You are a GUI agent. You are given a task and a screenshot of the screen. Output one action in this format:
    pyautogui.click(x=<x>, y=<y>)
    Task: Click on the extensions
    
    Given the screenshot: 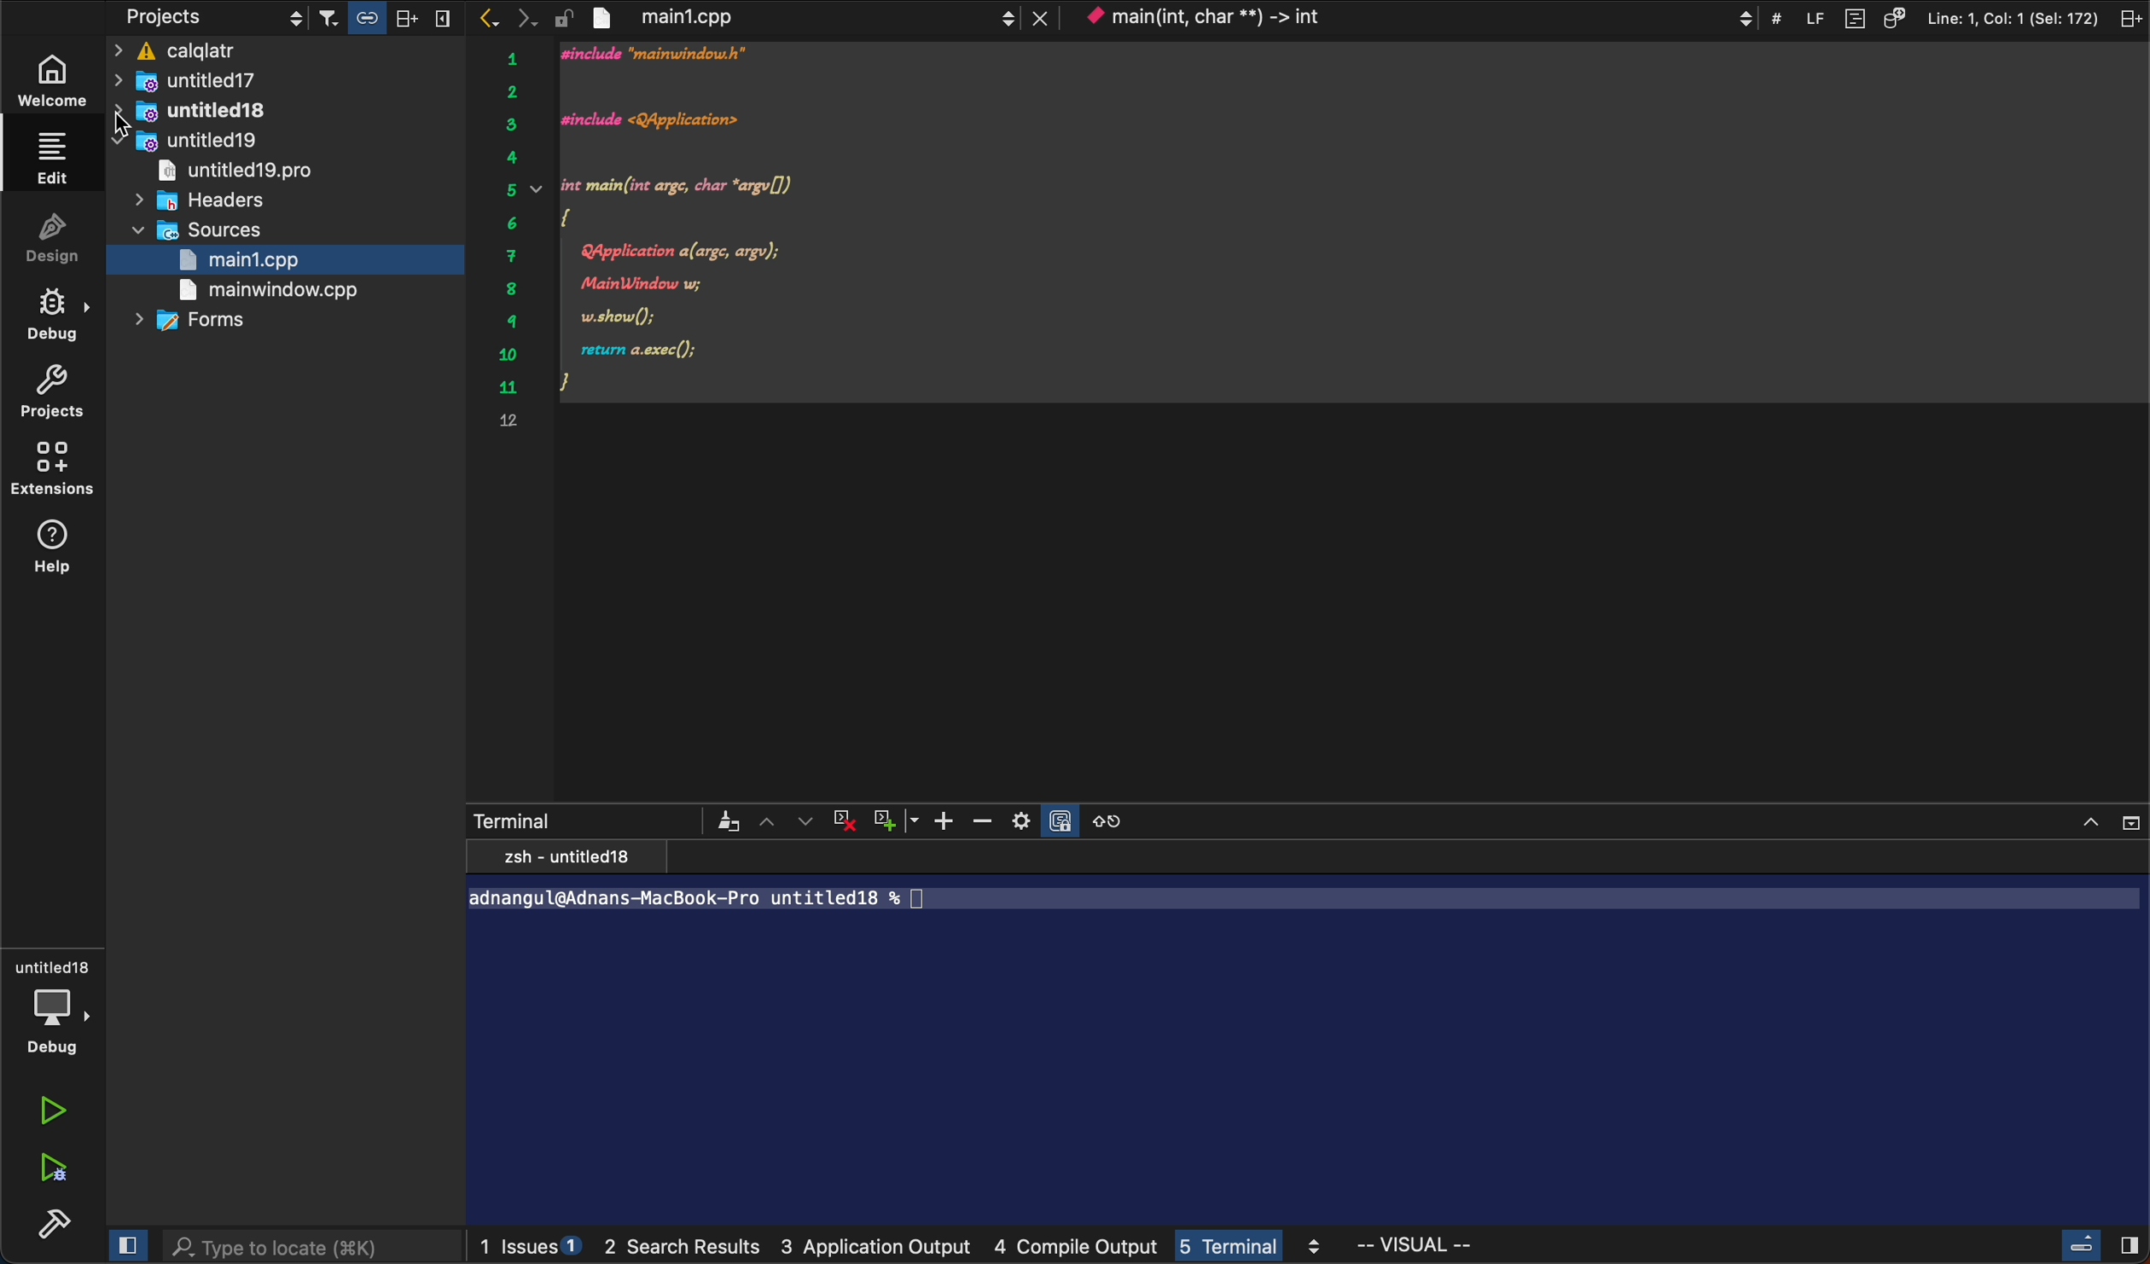 What is the action you would take?
    pyautogui.click(x=53, y=471)
    